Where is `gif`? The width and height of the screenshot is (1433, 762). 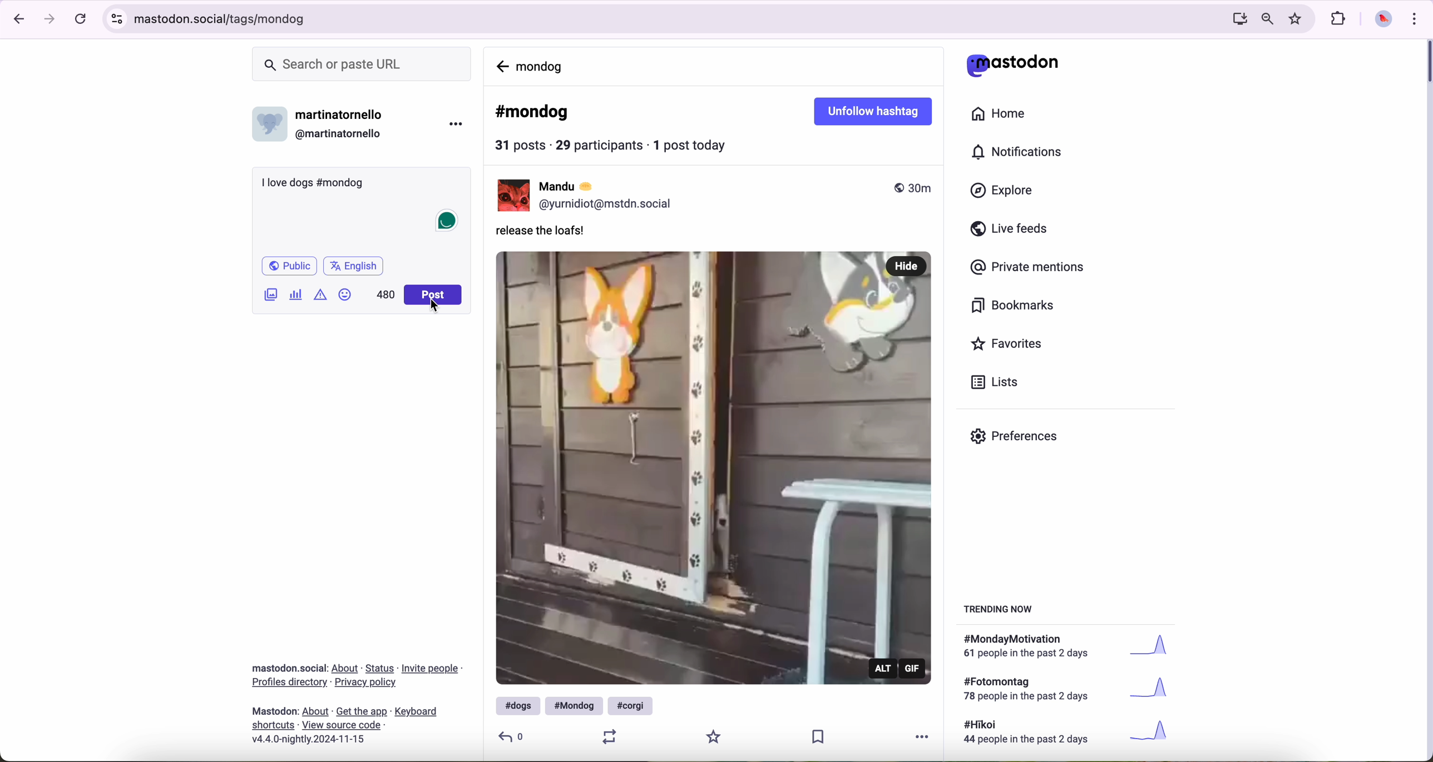 gif is located at coordinates (914, 669).